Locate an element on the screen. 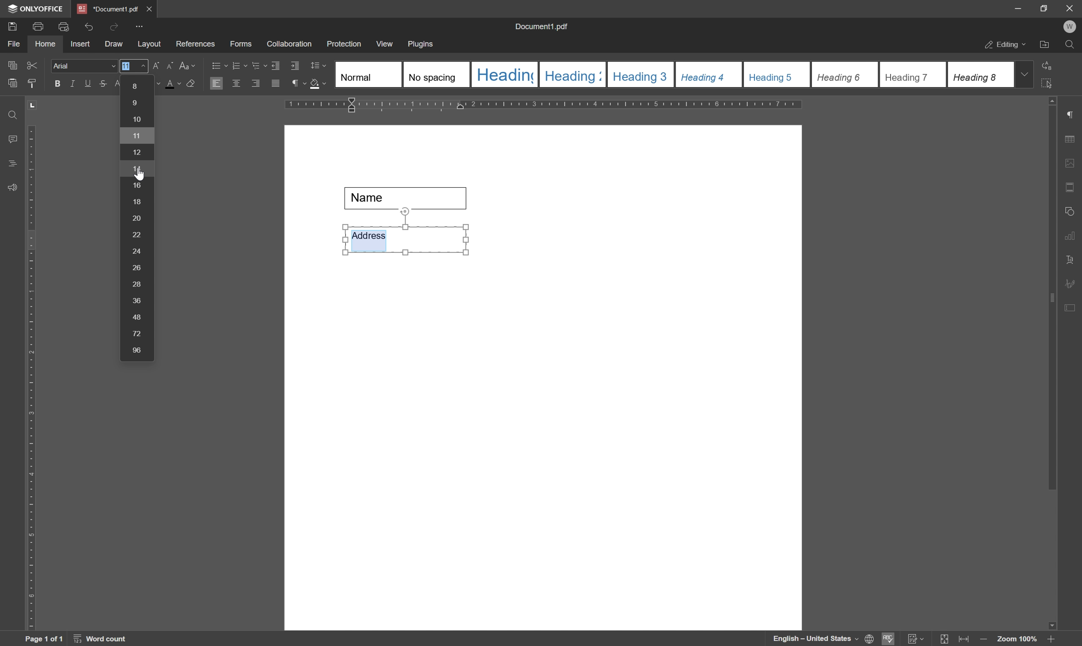  font size is located at coordinates (126, 66).